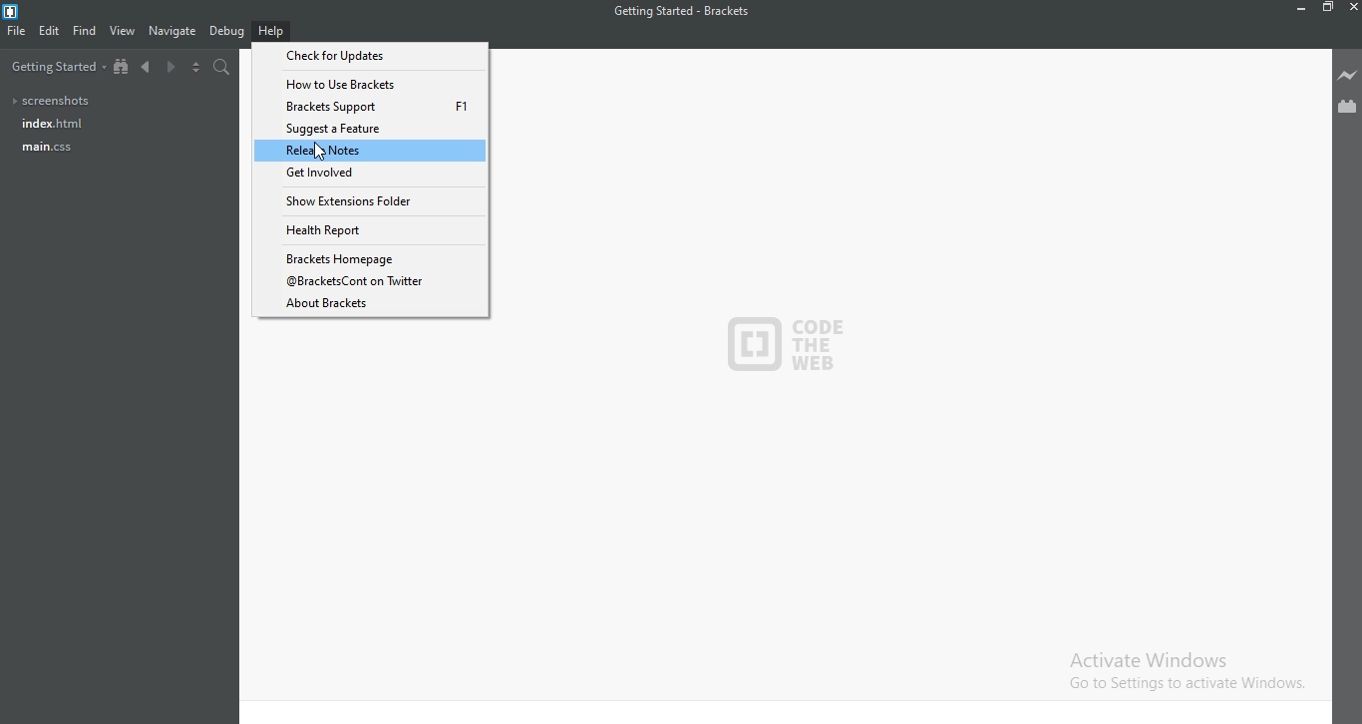  What do you see at coordinates (60, 103) in the screenshot?
I see `Screenshots` at bounding box center [60, 103].